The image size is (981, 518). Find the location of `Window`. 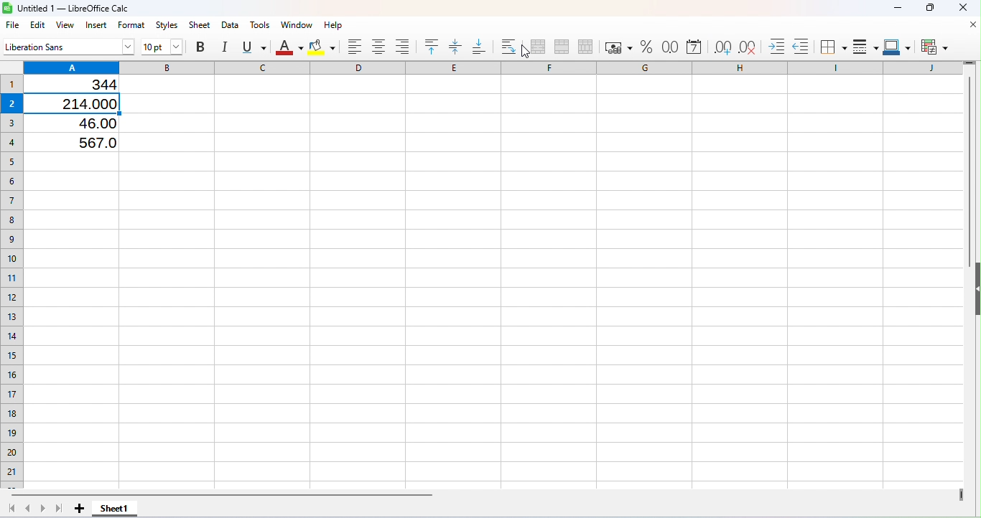

Window is located at coordinates (295, 24).